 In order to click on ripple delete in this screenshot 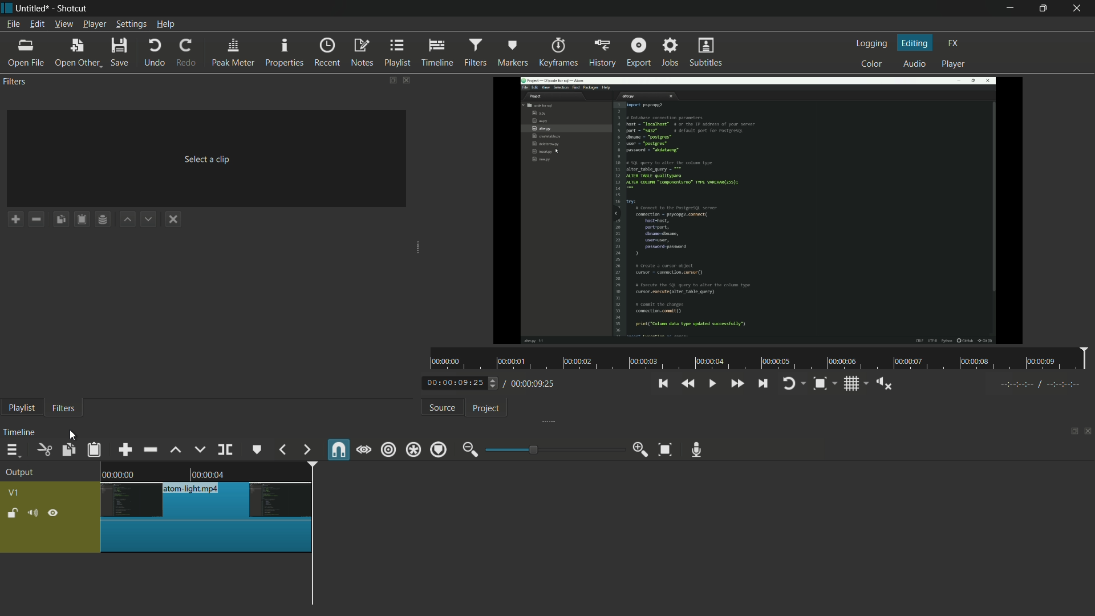, I will do `click(150, 449)`.